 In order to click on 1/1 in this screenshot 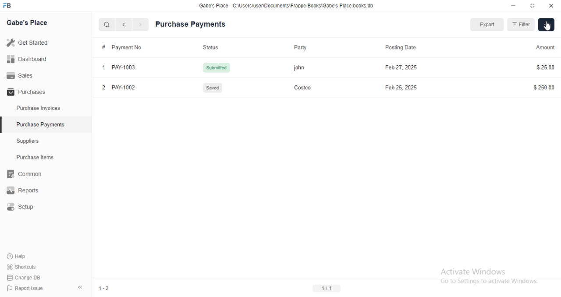, I will do `click(327, 289)`.